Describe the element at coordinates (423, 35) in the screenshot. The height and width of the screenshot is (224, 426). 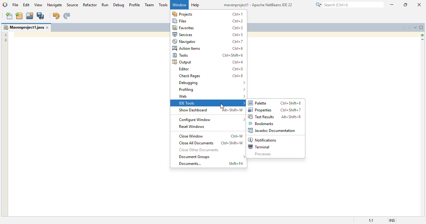
I see `no errors` at that location.